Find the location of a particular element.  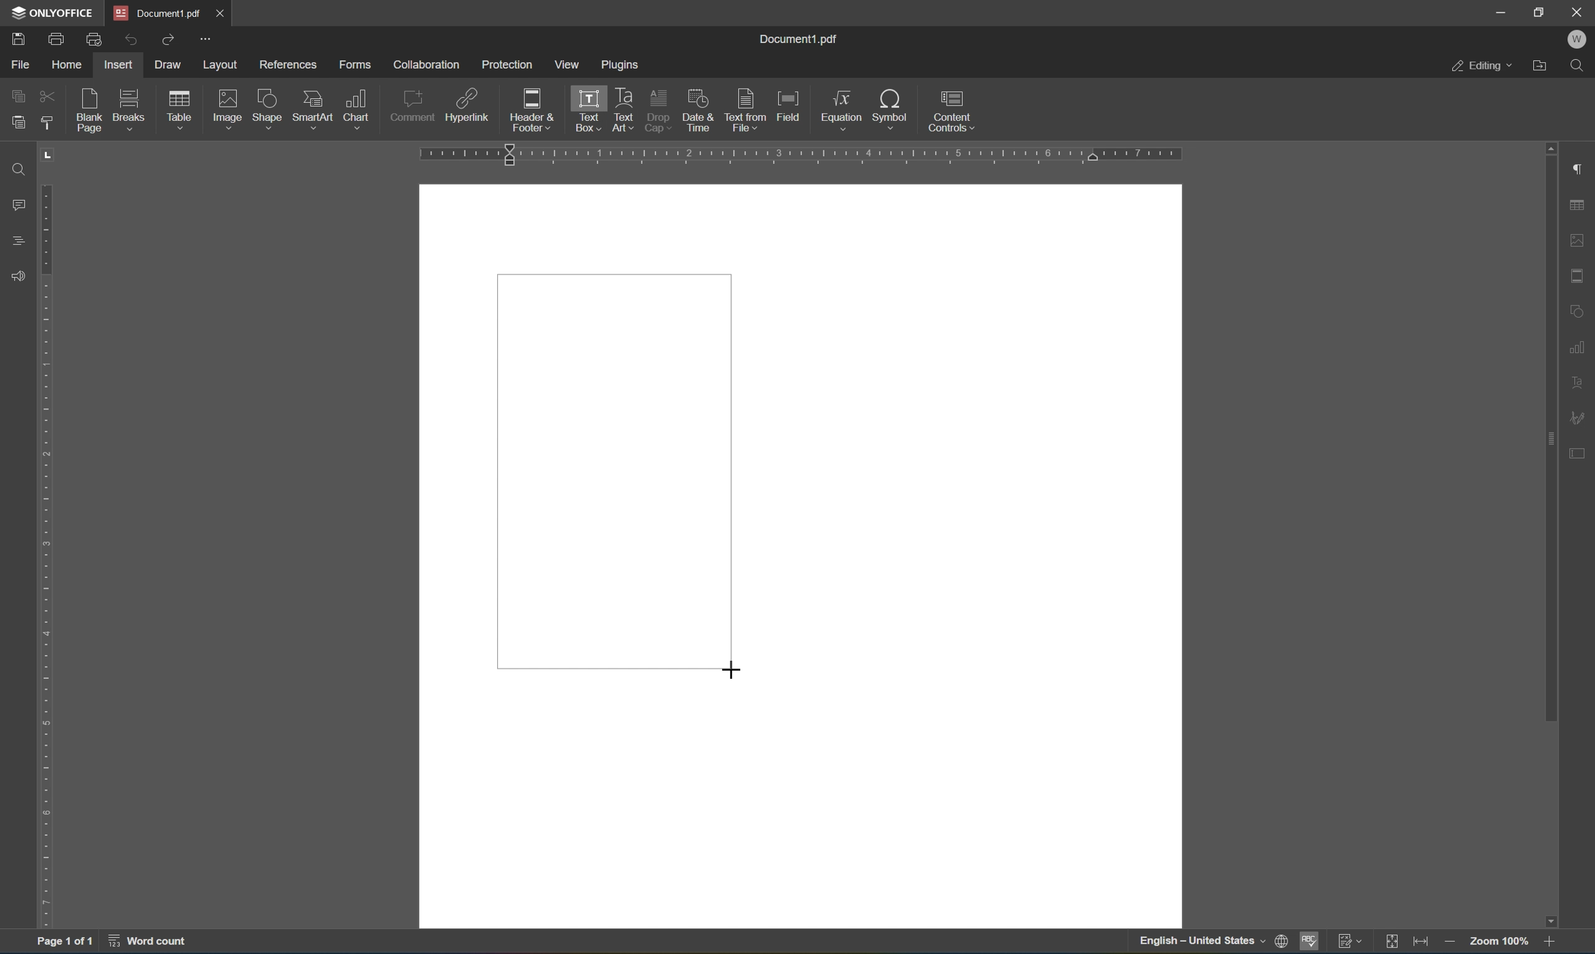

view is located at coordinates (565, 64).